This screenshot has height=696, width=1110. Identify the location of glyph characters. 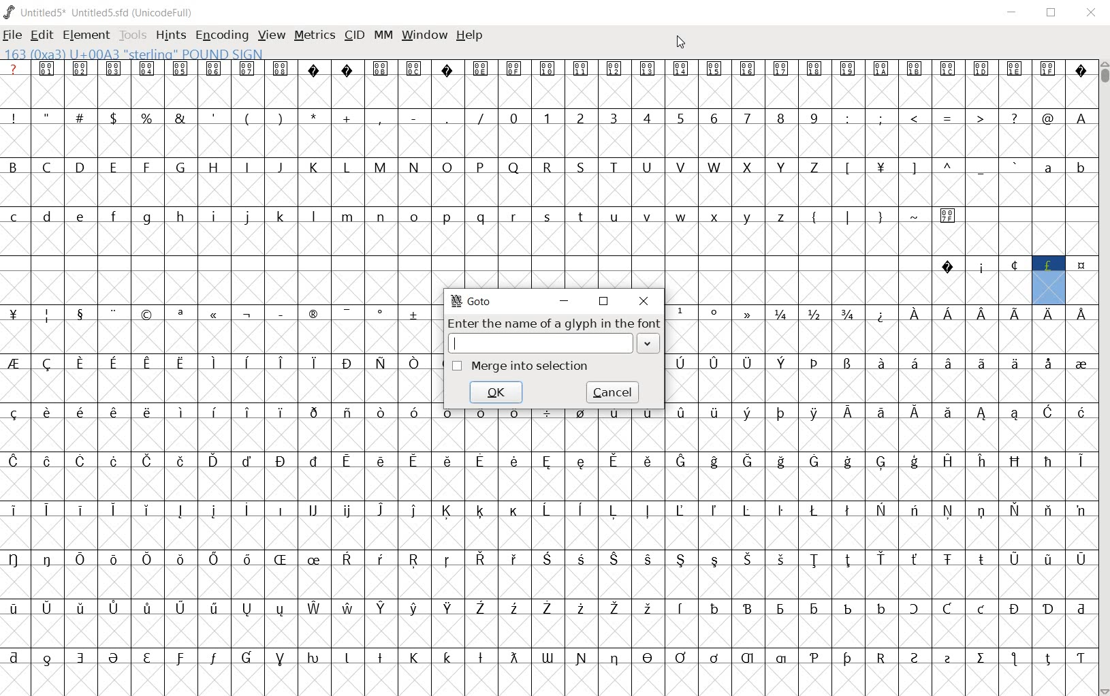
(880, 353).